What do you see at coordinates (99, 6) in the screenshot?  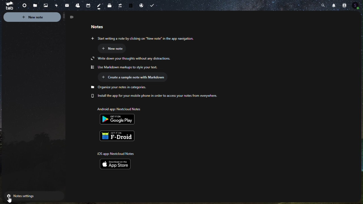 I see `Notes` at bounding box center [99, 6].